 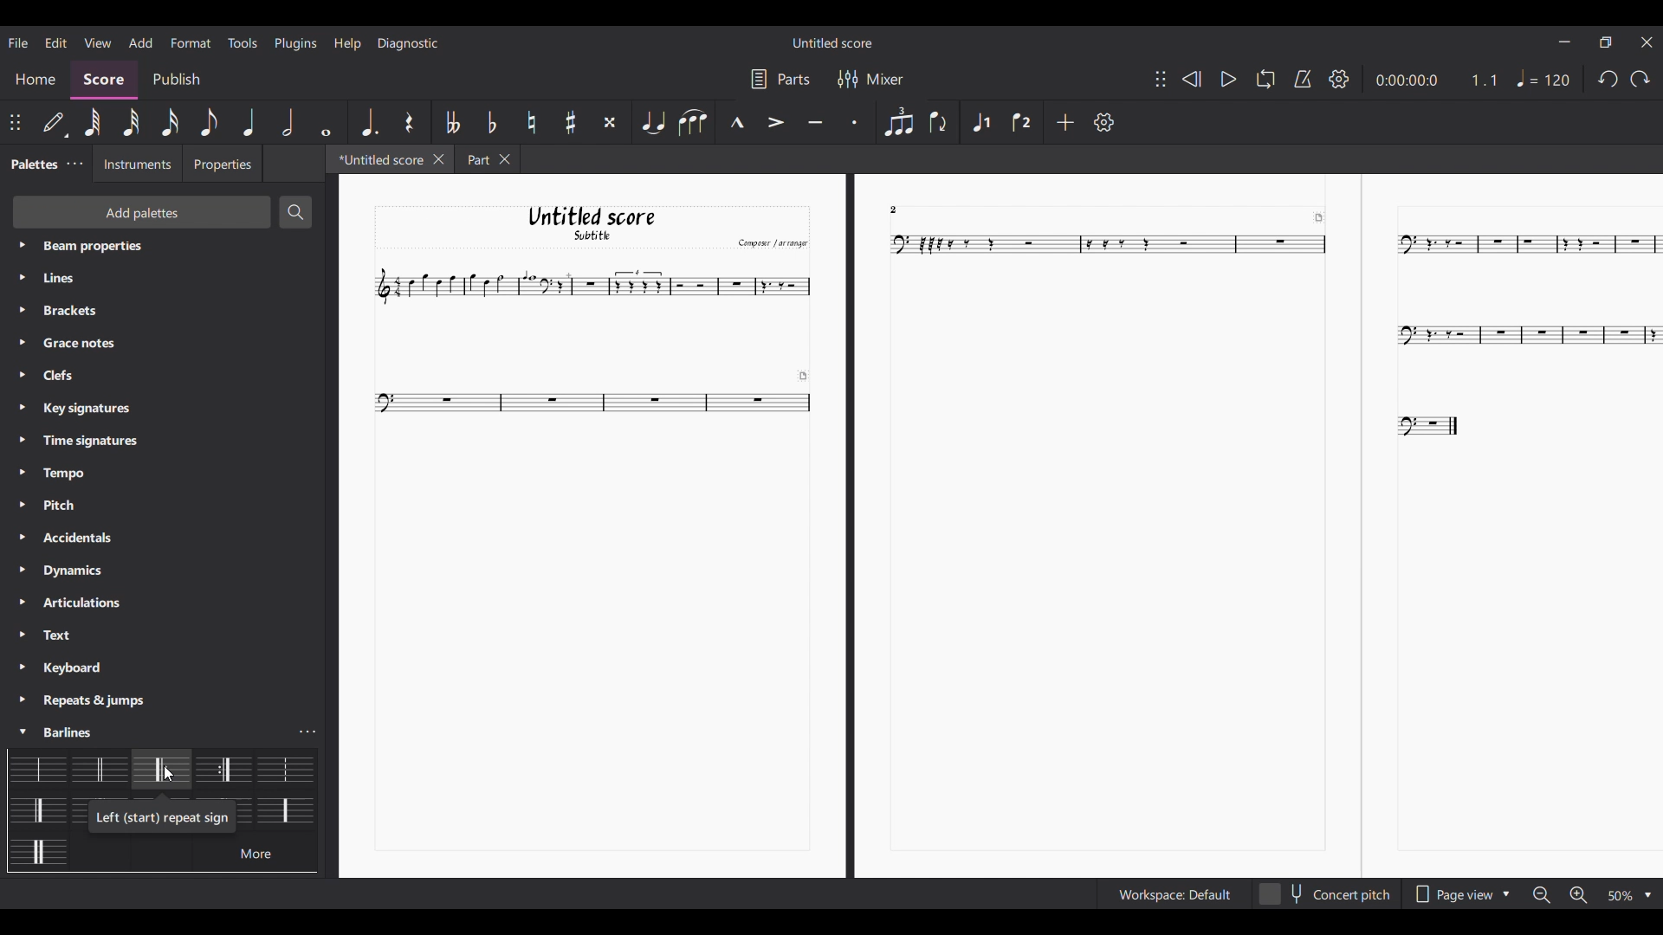 I want to click on Staccato, so click(x=854, y=123).